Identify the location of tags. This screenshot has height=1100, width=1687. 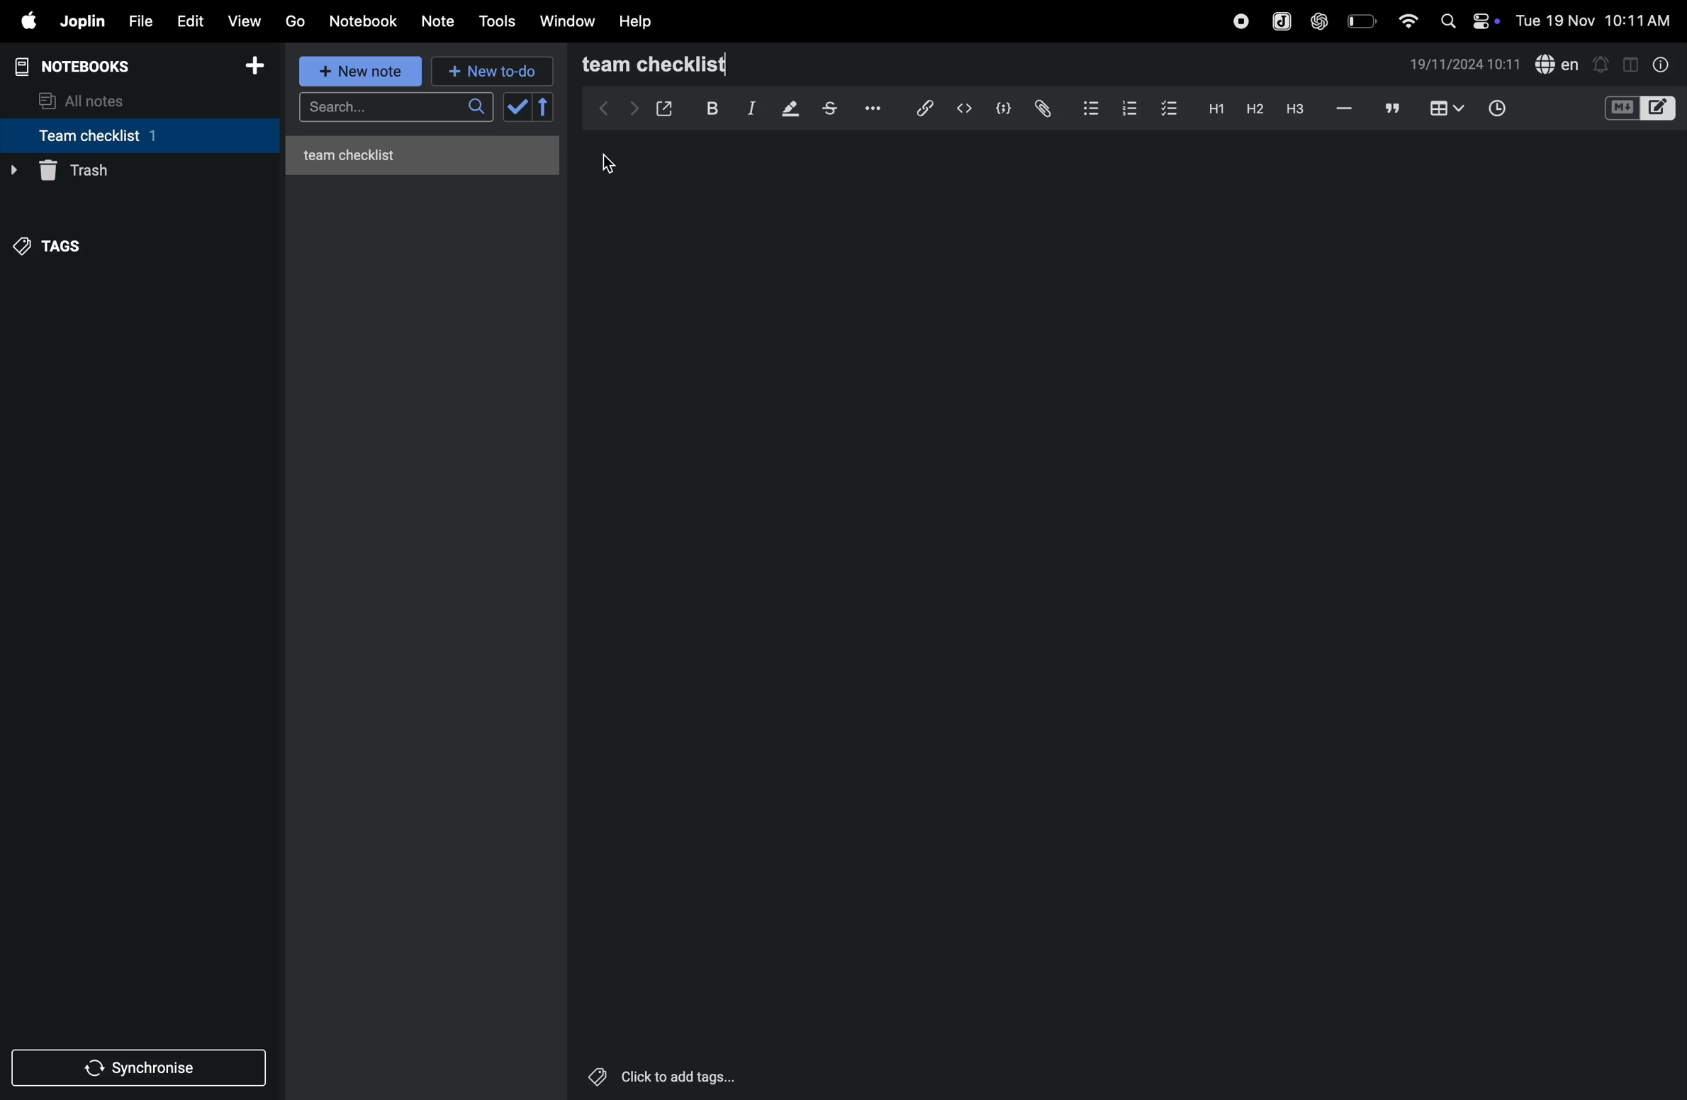
(57, 242).